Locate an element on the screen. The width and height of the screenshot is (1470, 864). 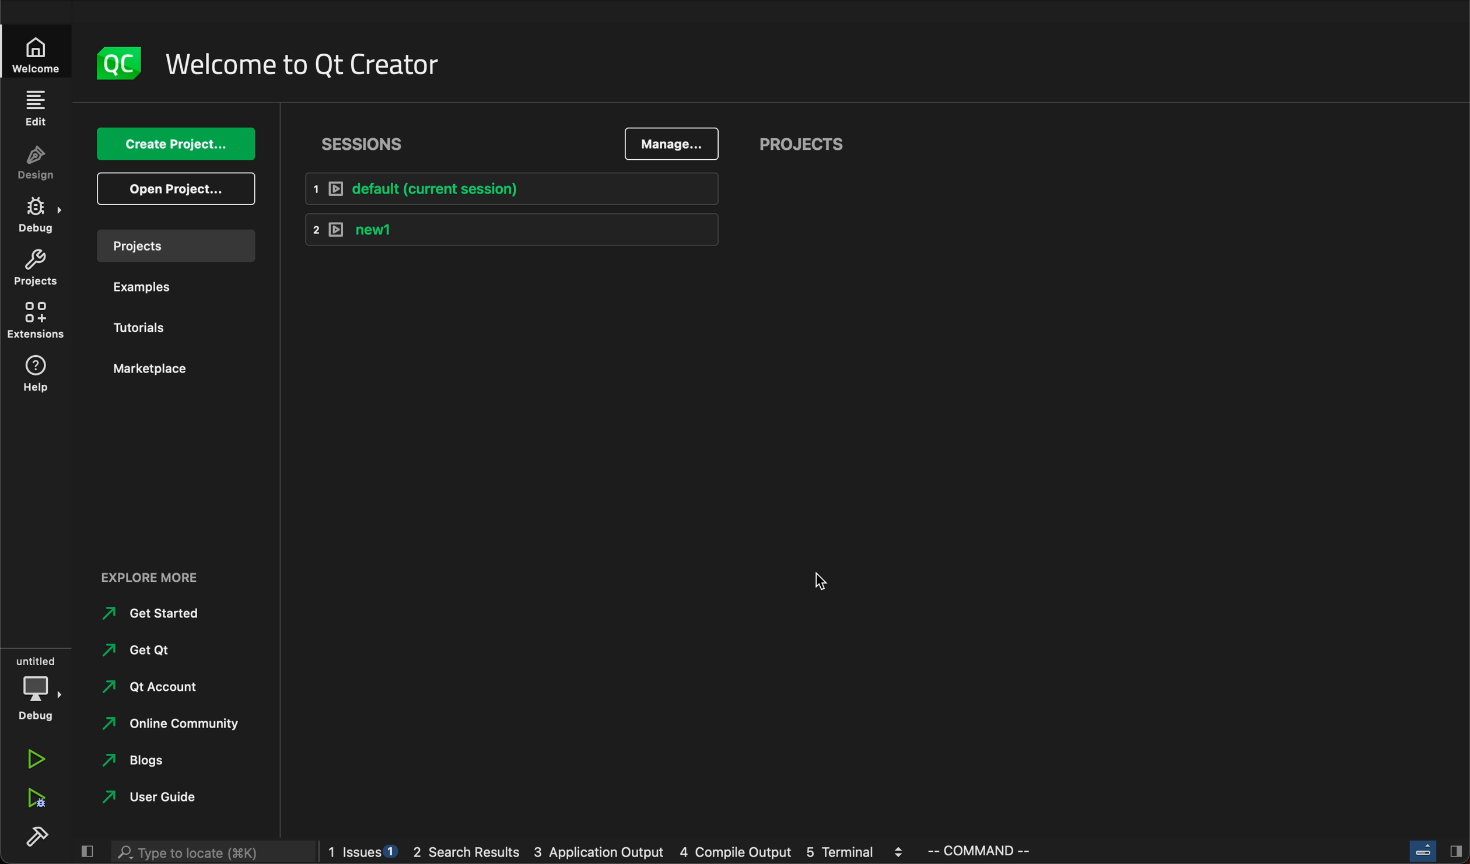
extensions is located at coordinates (34, 320).